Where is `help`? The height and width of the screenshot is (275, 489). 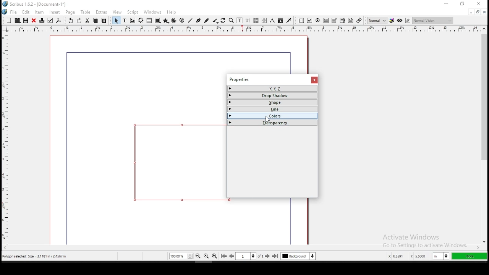 help is located at coordinates (172, 12).